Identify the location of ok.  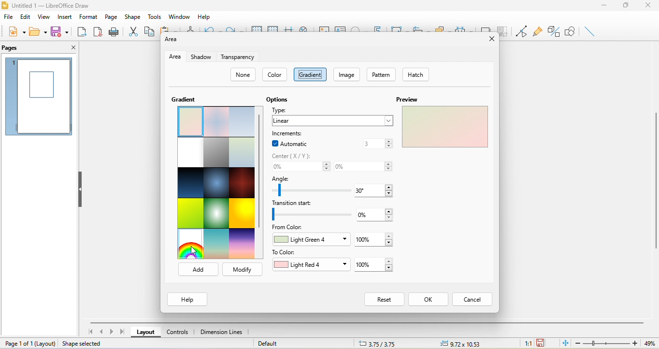
(431, 300).